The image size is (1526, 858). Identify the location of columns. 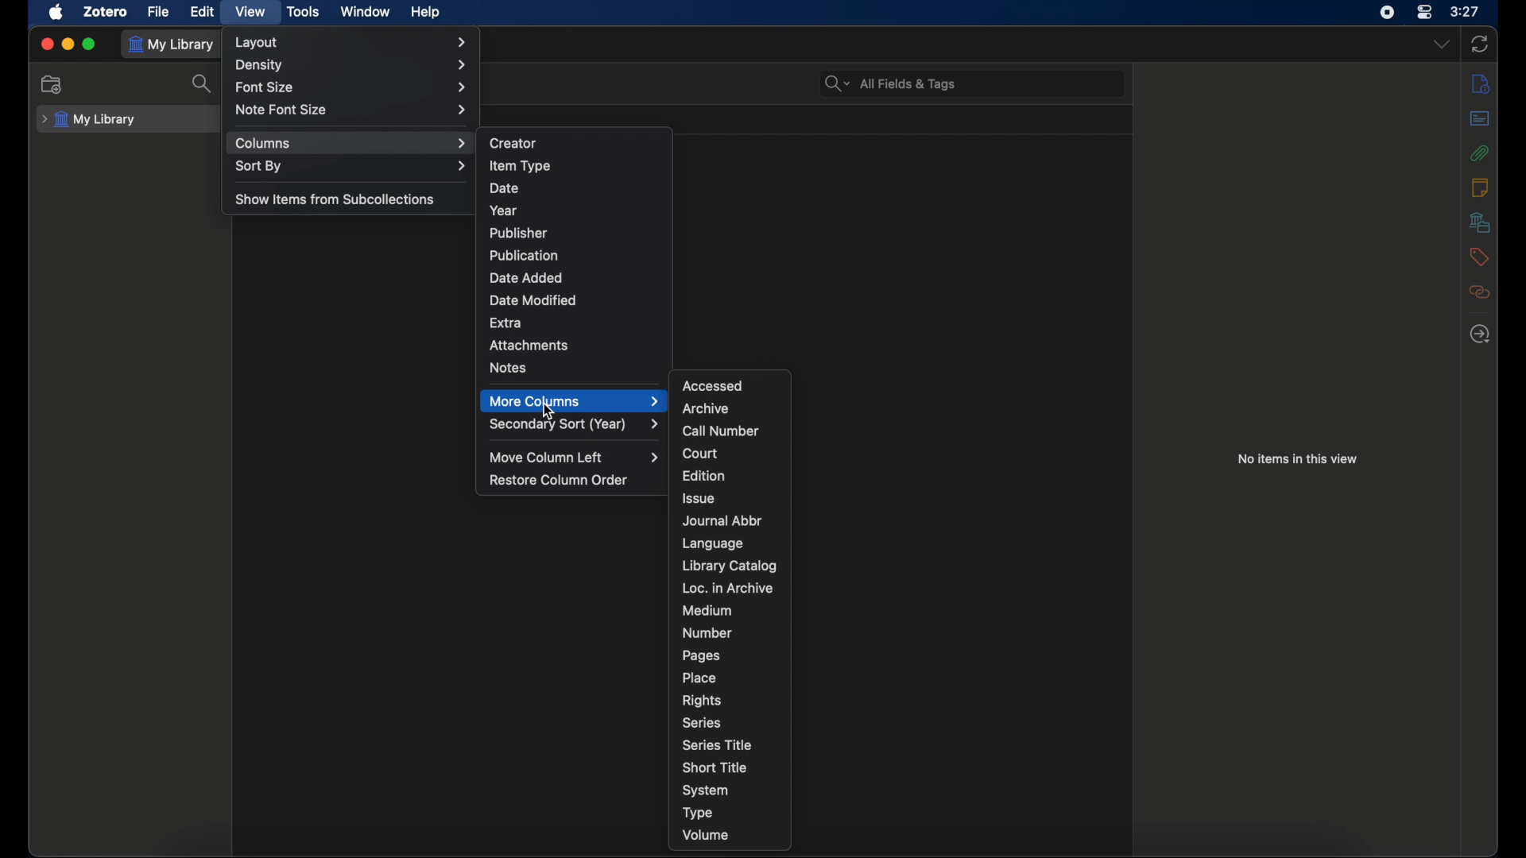
(351, 144).